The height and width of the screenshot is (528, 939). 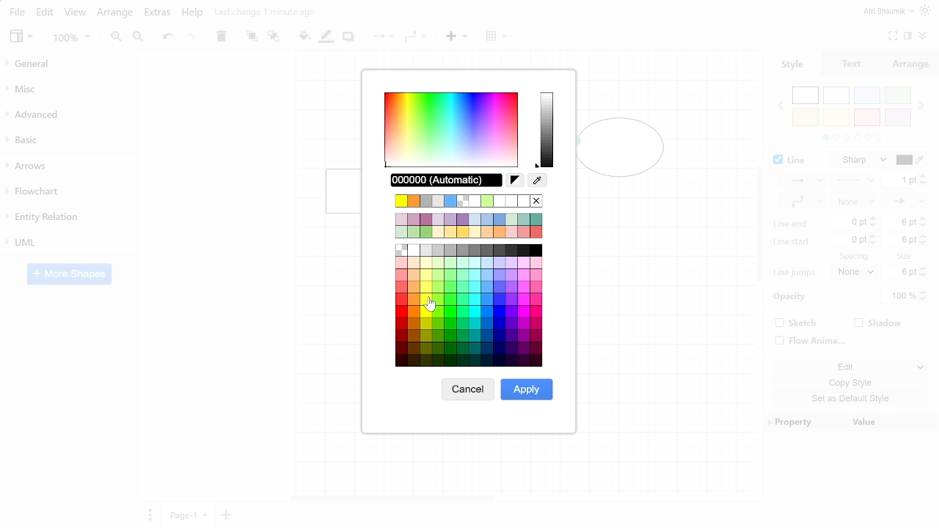 I want to click on Apply, so click(x=528, y=389).